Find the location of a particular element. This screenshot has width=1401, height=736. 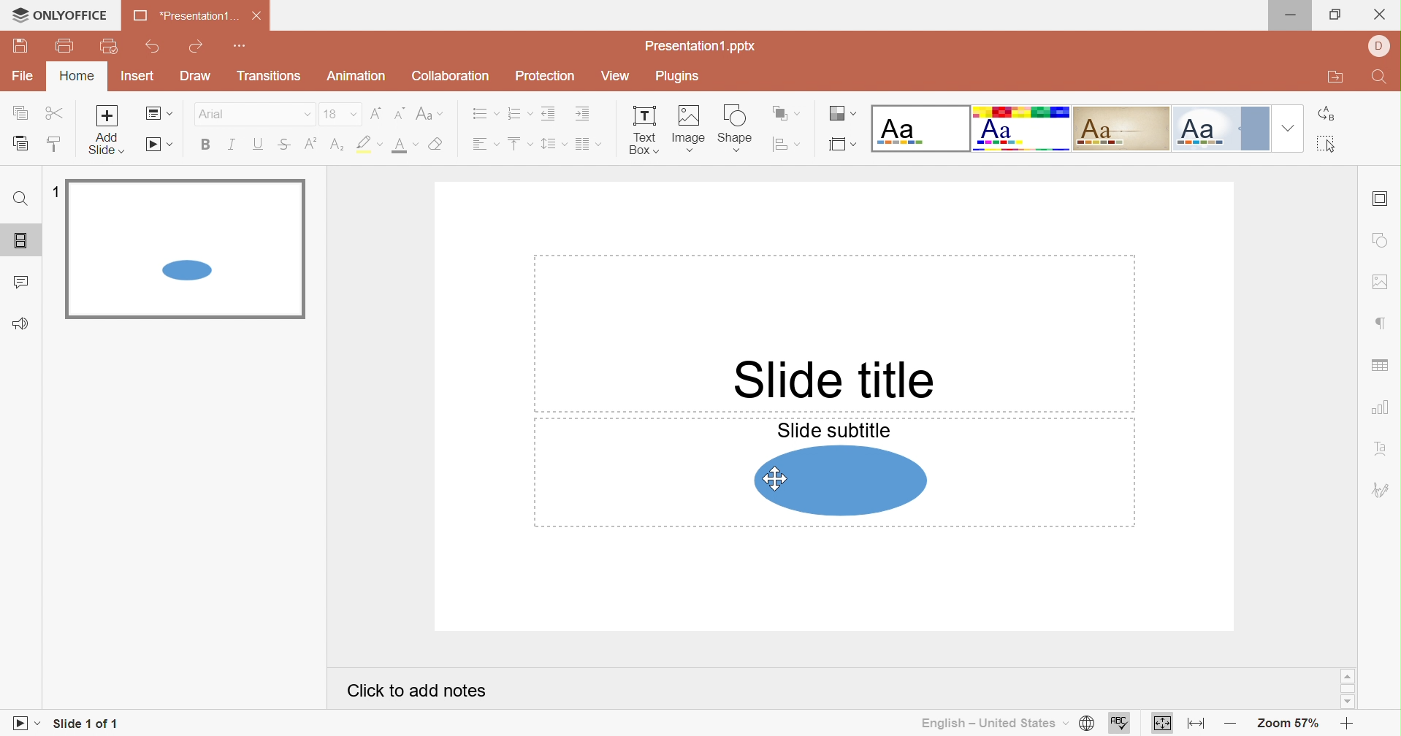

File is located at coordinates (23, 77).